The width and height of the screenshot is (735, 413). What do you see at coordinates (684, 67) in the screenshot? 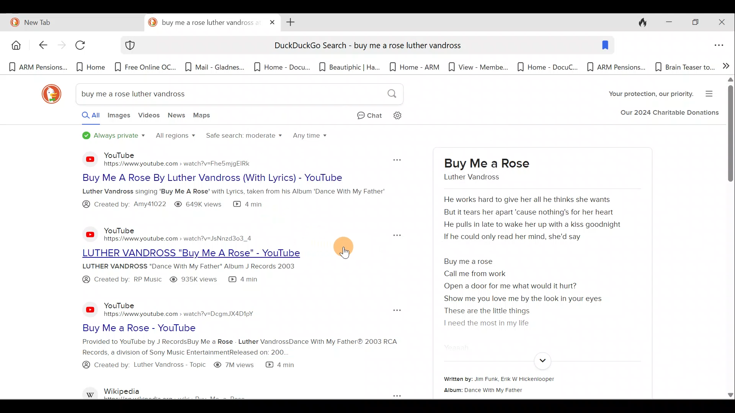
I see `Bookmark 11` at bounding box center [684, 67].